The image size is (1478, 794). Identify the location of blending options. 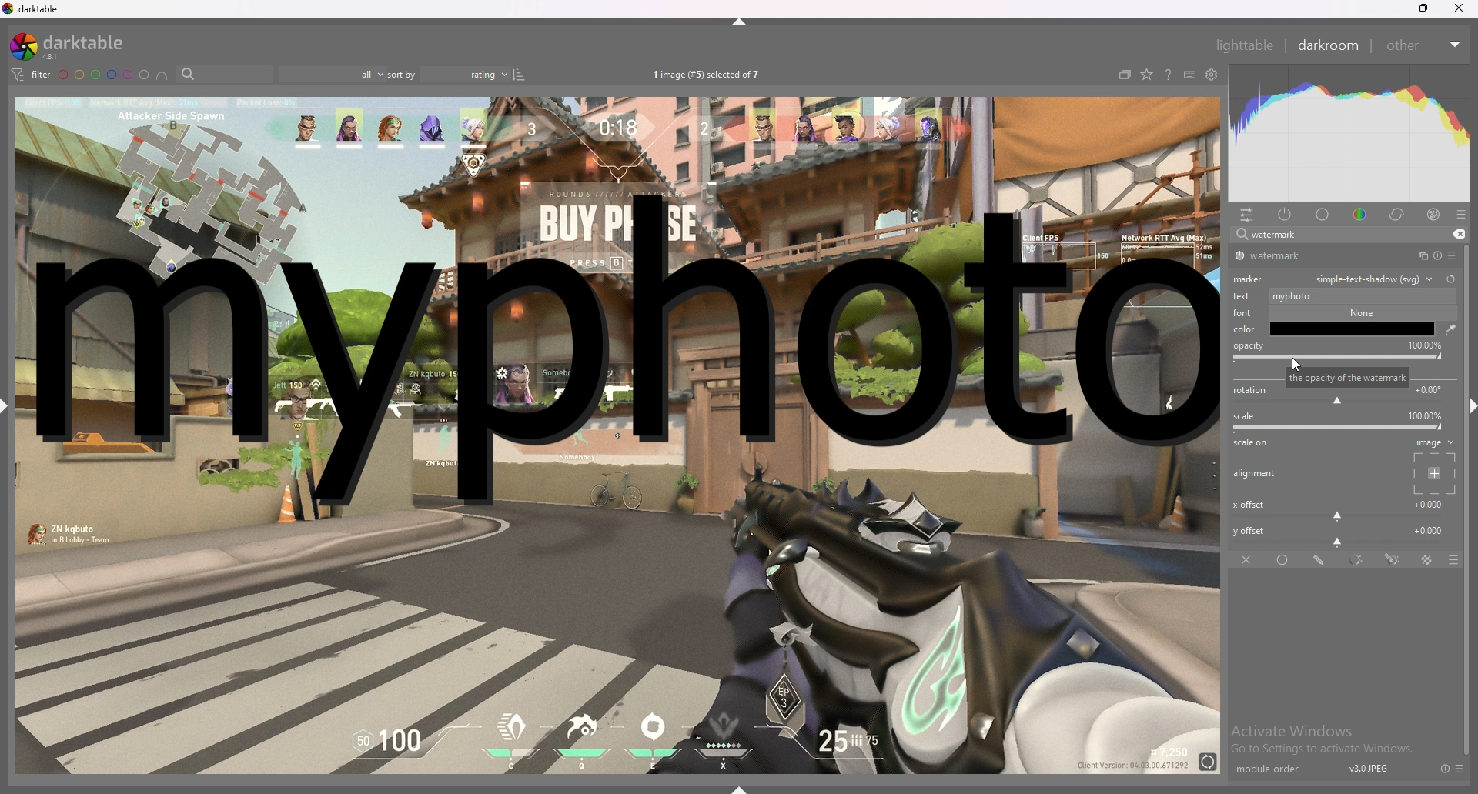
(1446, 560).